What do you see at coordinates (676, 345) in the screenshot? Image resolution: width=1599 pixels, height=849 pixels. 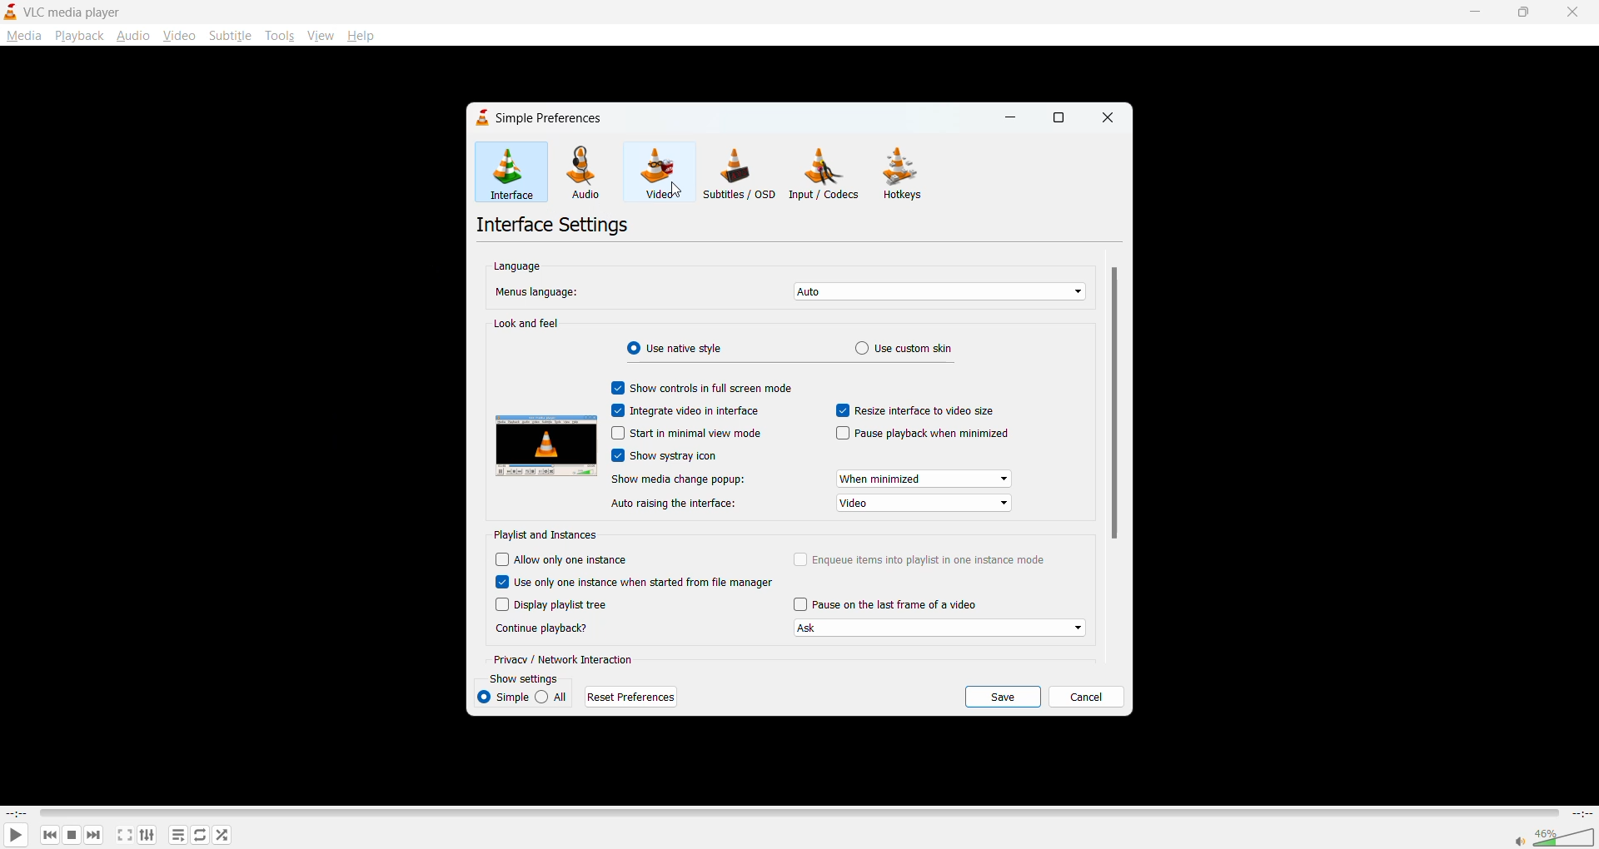 I see `use native style` at bounding box center [676, 345].